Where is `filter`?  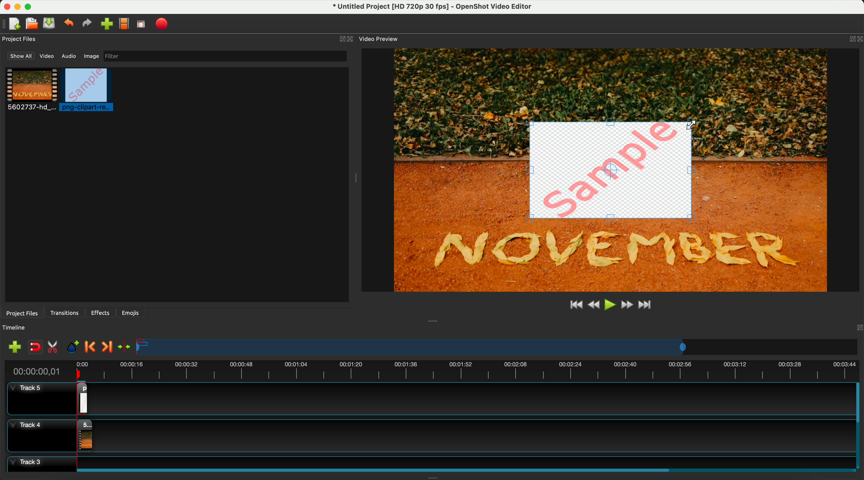
filter is located at coordinates (223, 56).